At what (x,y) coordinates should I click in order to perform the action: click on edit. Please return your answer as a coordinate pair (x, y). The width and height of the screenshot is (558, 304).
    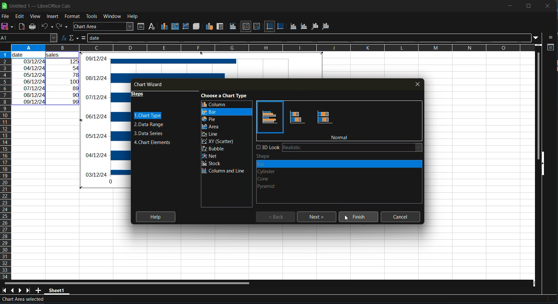
    Looking at the image, I should click on (19, 17).